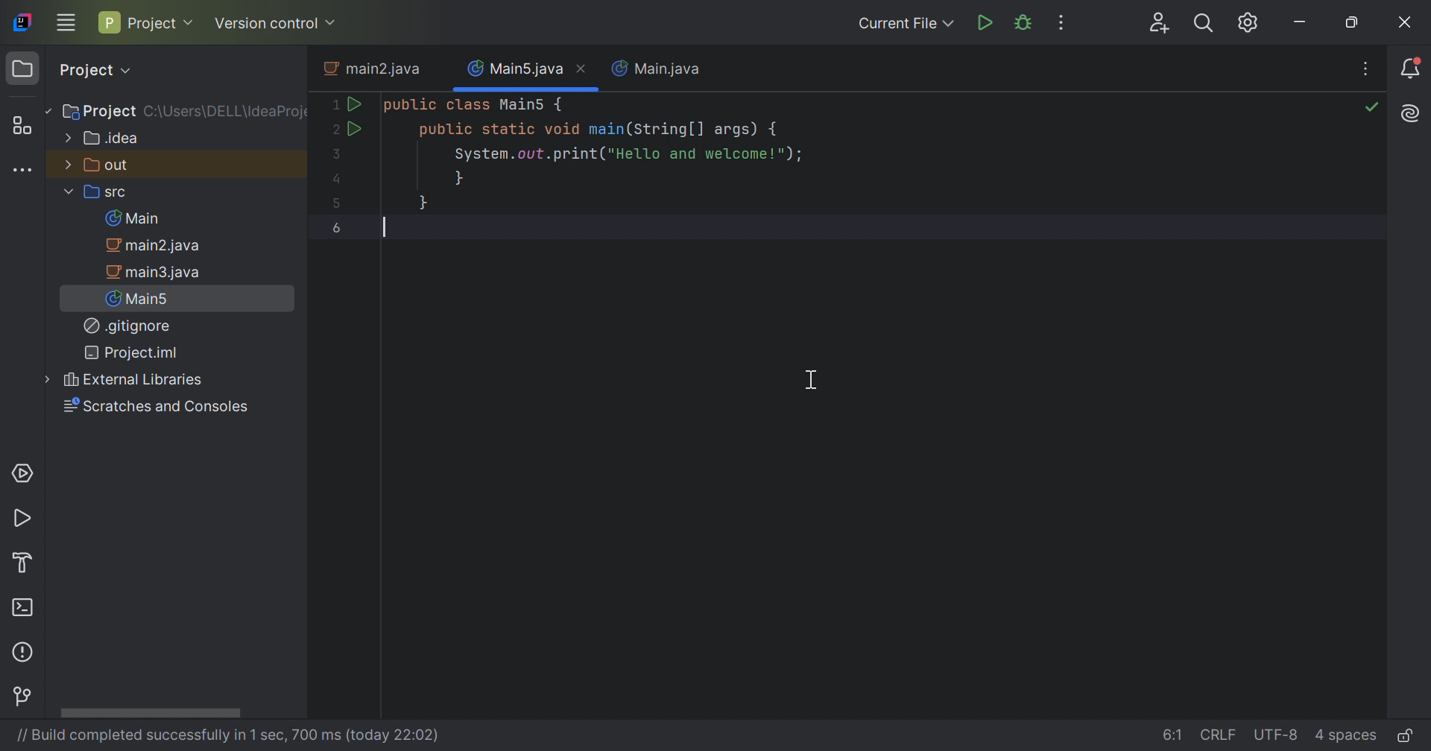 This screenshot has width=1431, height=751. Describe the element at coordinates (159, 246) in the screenshot. I see `main2.java` at that location.